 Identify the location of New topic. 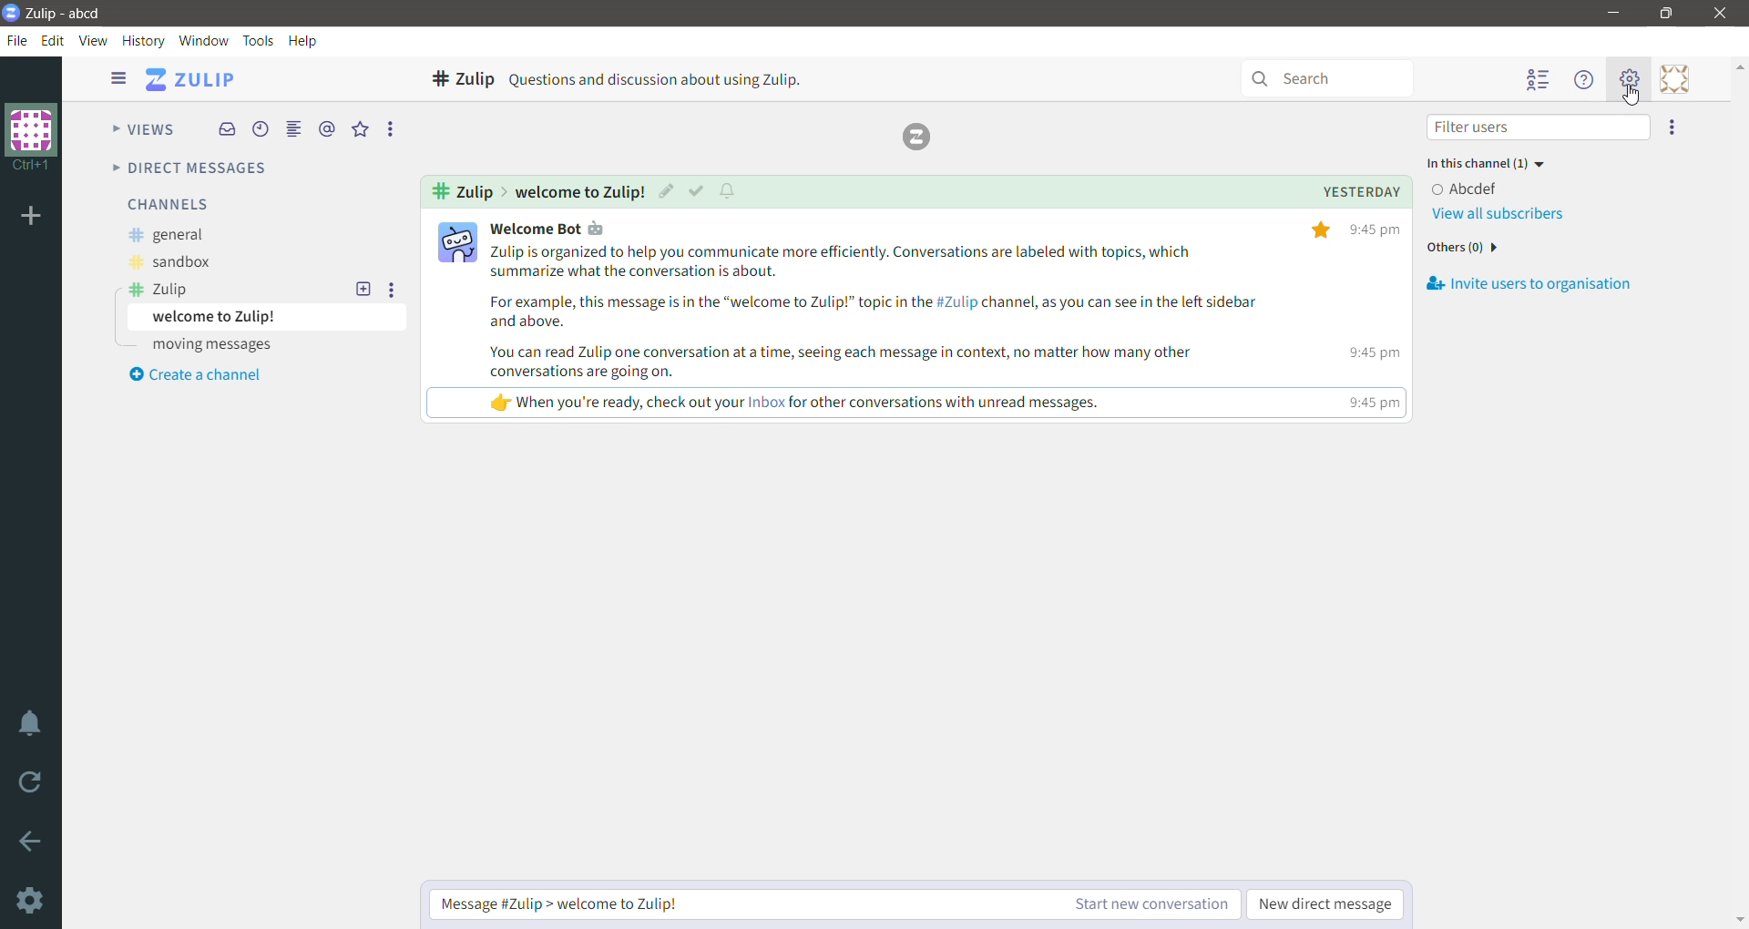
(363, 290).